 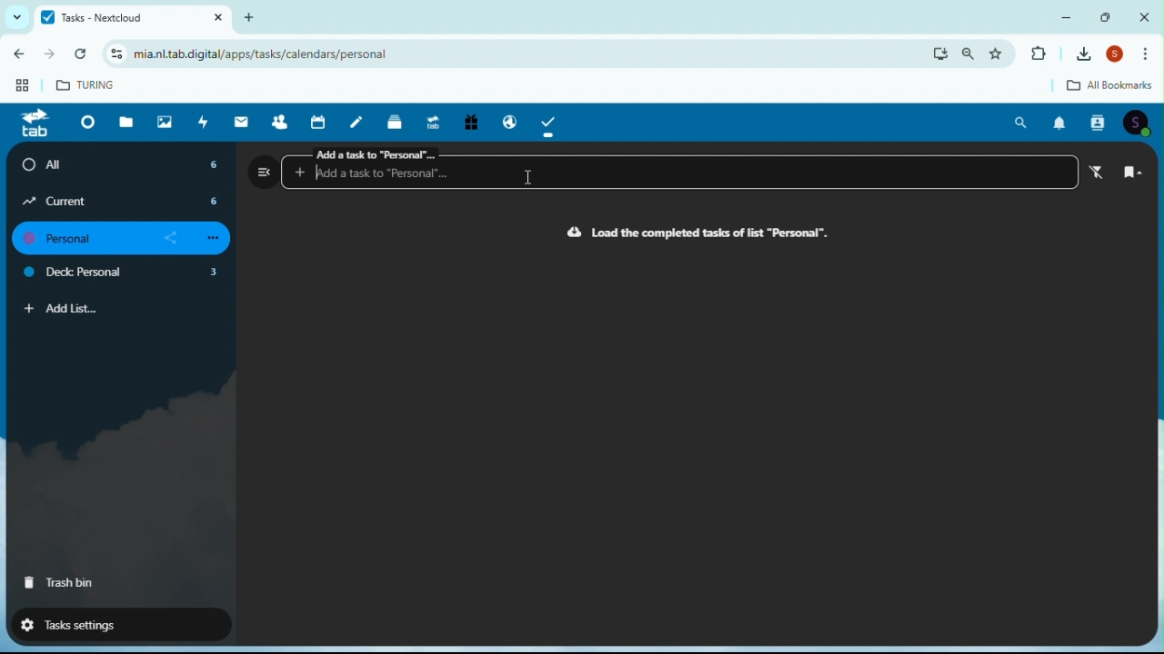 I want to click on Moor options, so click(x=1150, y=54).